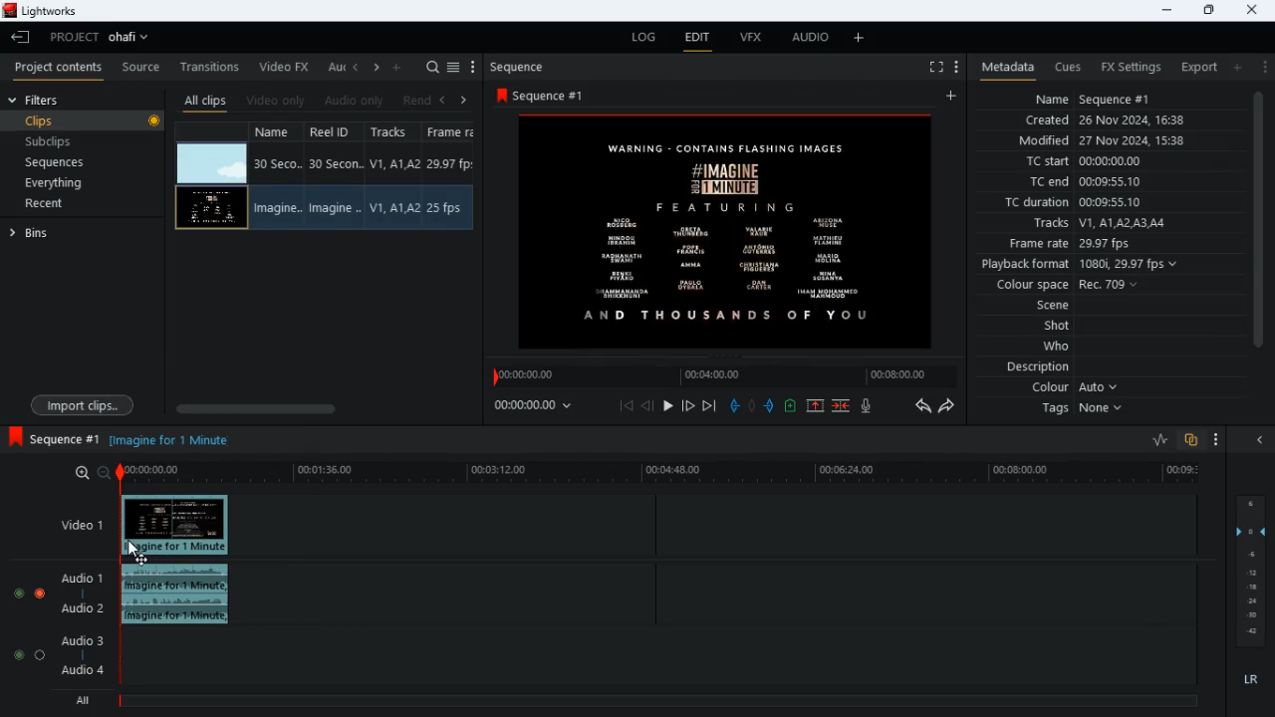 Image resolution: width=1275 pixels, height=717 pixels. Describe the element at coordinates (1069, 285) in the screenshot. I see `colour space` at that location.